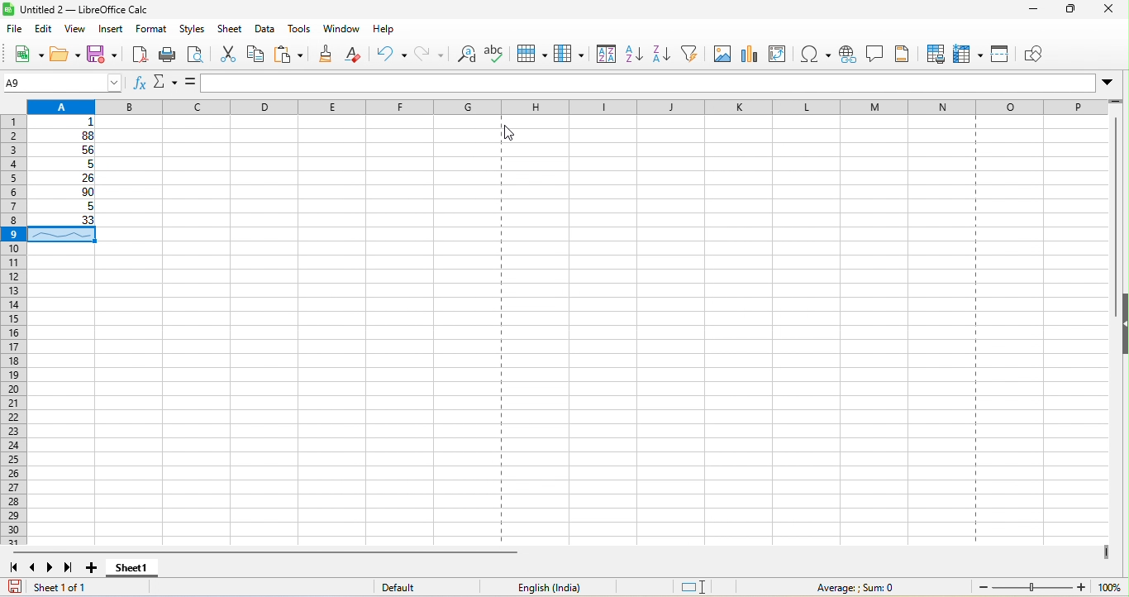 The height and width of the screenshot is (597, 1129). What do you see at coordinates (142, 56) in the screenshot?
I see `export directly as pdf` at bounding box center [142, 56].